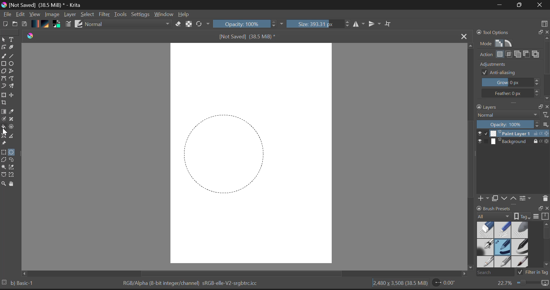 The width and height of the screenshot is (550, 290). Describe the element at coordinates (462, 36) in the screenshot. I see `Close` at that location.